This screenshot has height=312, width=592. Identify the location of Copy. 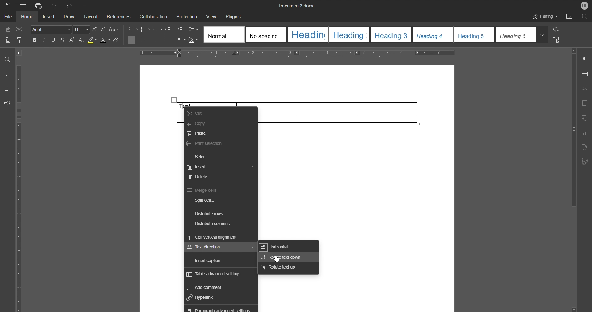
(197, 124).